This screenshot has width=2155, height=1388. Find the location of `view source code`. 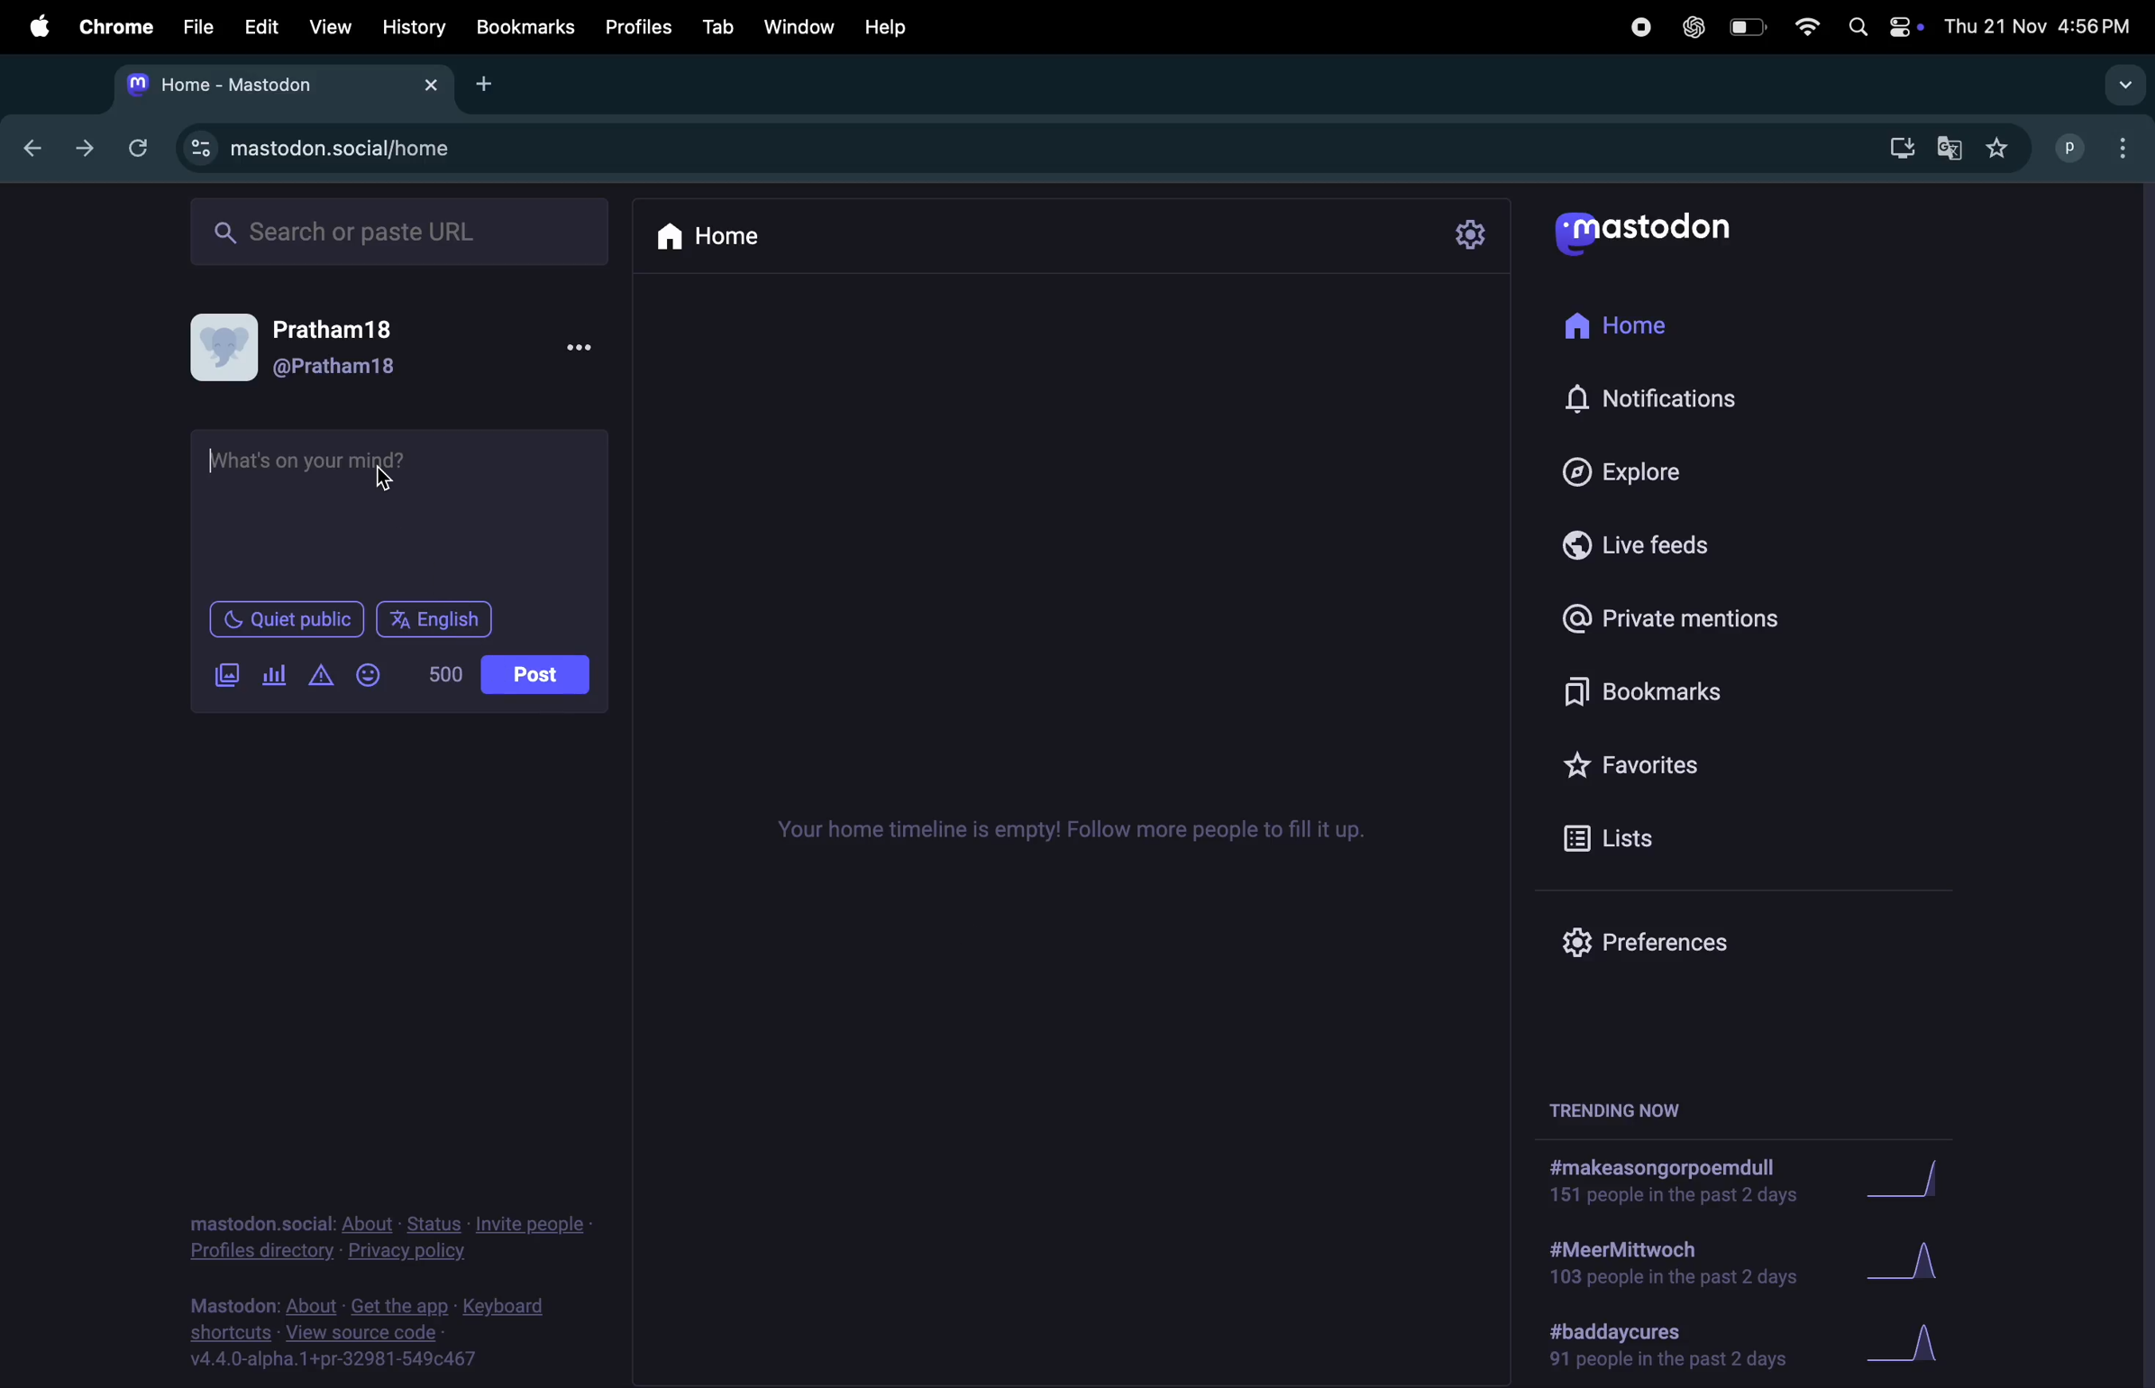

view source code is located at coordinates (361, 1336).